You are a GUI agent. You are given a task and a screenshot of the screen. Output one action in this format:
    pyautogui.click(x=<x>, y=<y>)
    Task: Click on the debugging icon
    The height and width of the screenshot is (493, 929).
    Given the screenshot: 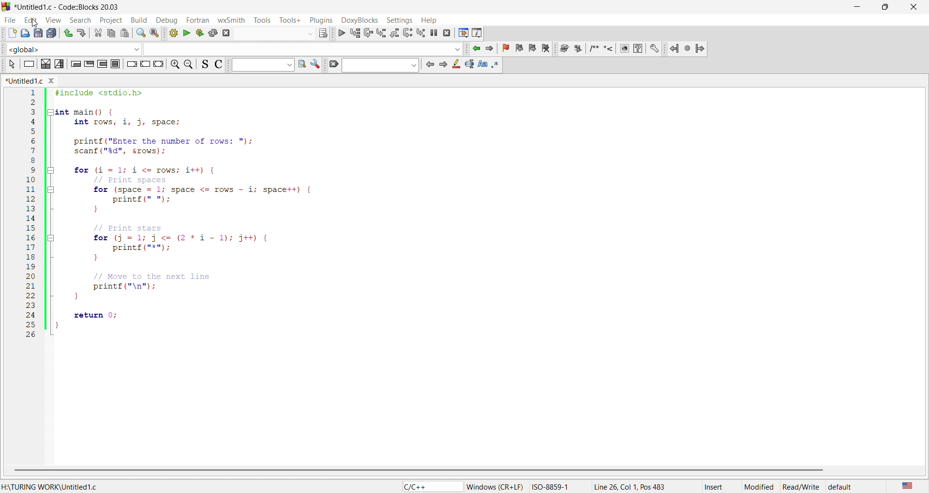 What is the action you would take?
    pyautogui.click(x=395, y=32)
    